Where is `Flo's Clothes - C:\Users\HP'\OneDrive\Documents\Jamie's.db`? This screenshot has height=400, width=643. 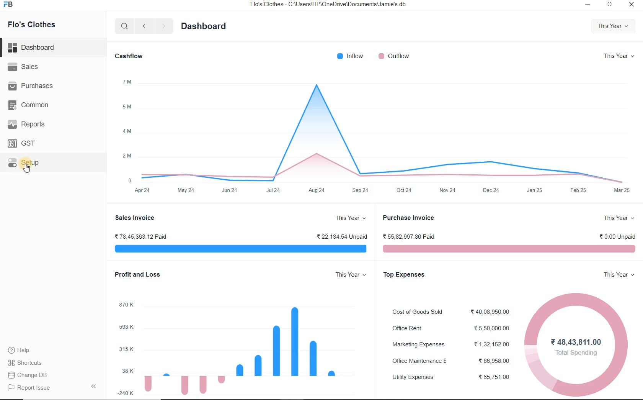 Flo's Clothes - C:\Users\HP'\OneDrive\Documents\Jamie's.db is located at coordinates (327, 4).